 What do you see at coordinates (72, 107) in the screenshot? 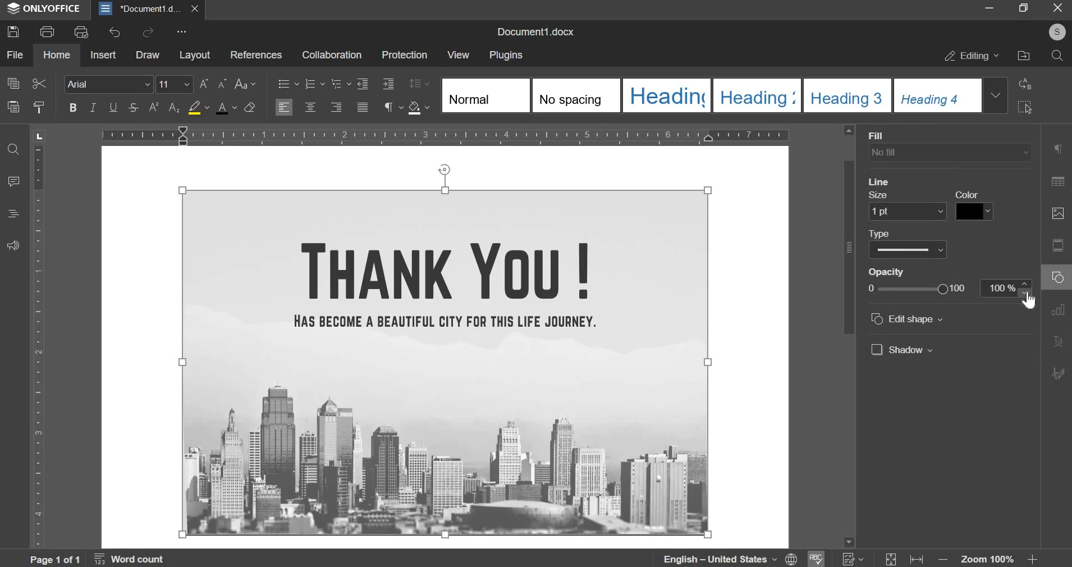
I see `bold` at bounding box center [72, 107].